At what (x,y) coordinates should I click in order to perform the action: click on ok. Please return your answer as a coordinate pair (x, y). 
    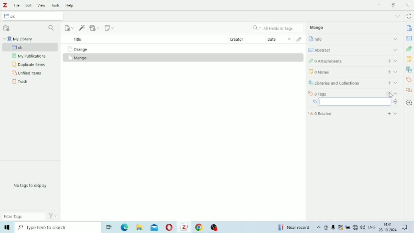
    Looking at the image, I should click on (31, 47).